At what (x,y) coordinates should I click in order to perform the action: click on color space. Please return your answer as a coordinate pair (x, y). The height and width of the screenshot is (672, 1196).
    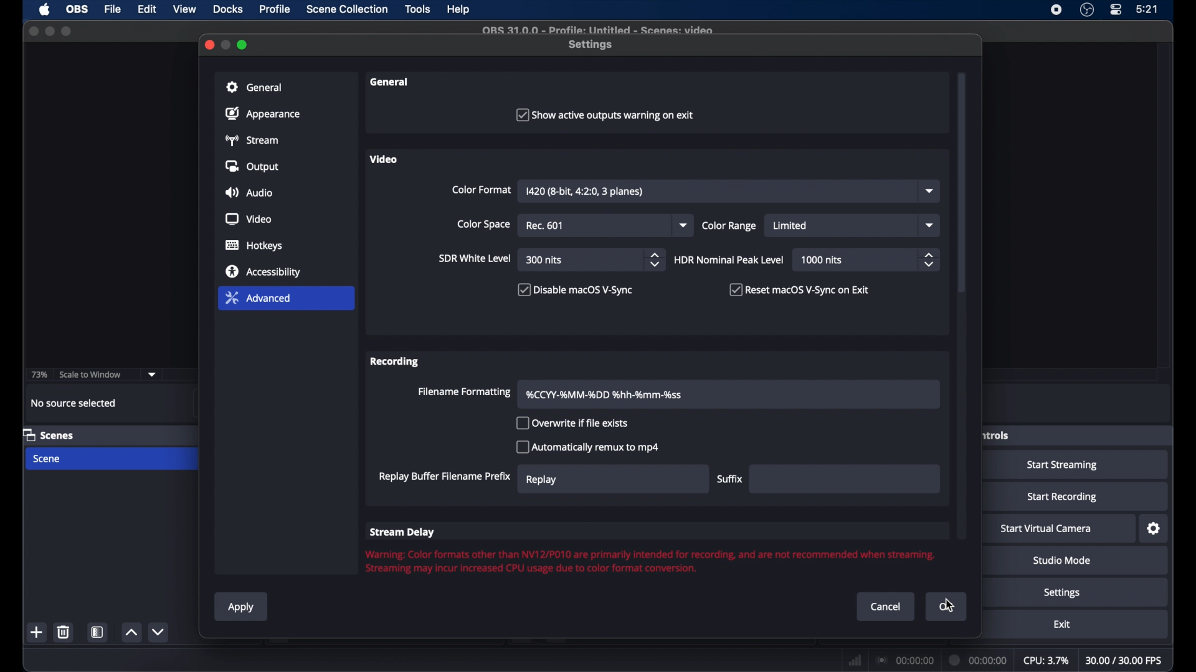
    Looking at the image, I should click on (483, 224).